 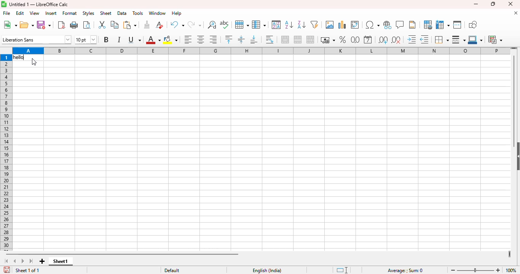 I want to click on file, so click(x=7, y=13).